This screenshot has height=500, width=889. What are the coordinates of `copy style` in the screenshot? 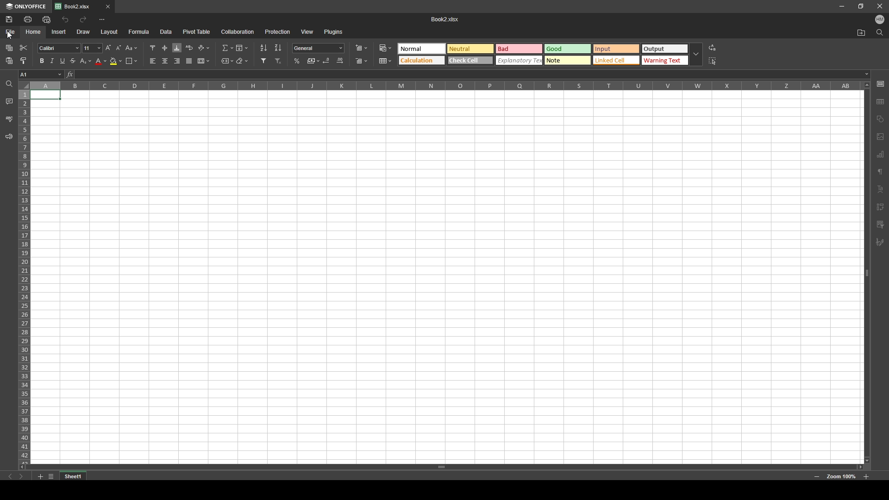 It's located at (24, 60).